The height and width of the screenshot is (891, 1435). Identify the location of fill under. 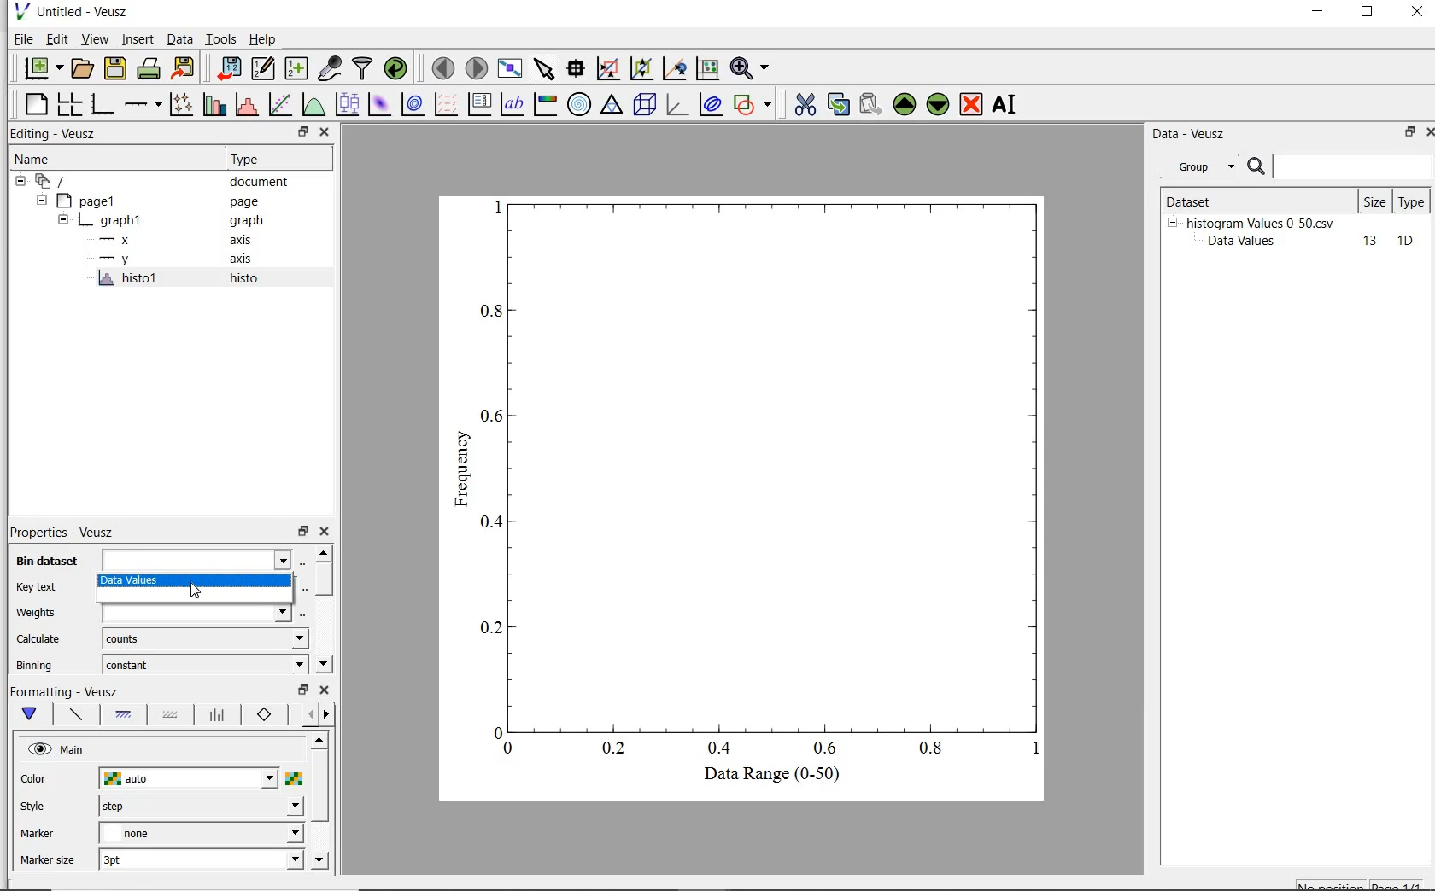
(124, 714).